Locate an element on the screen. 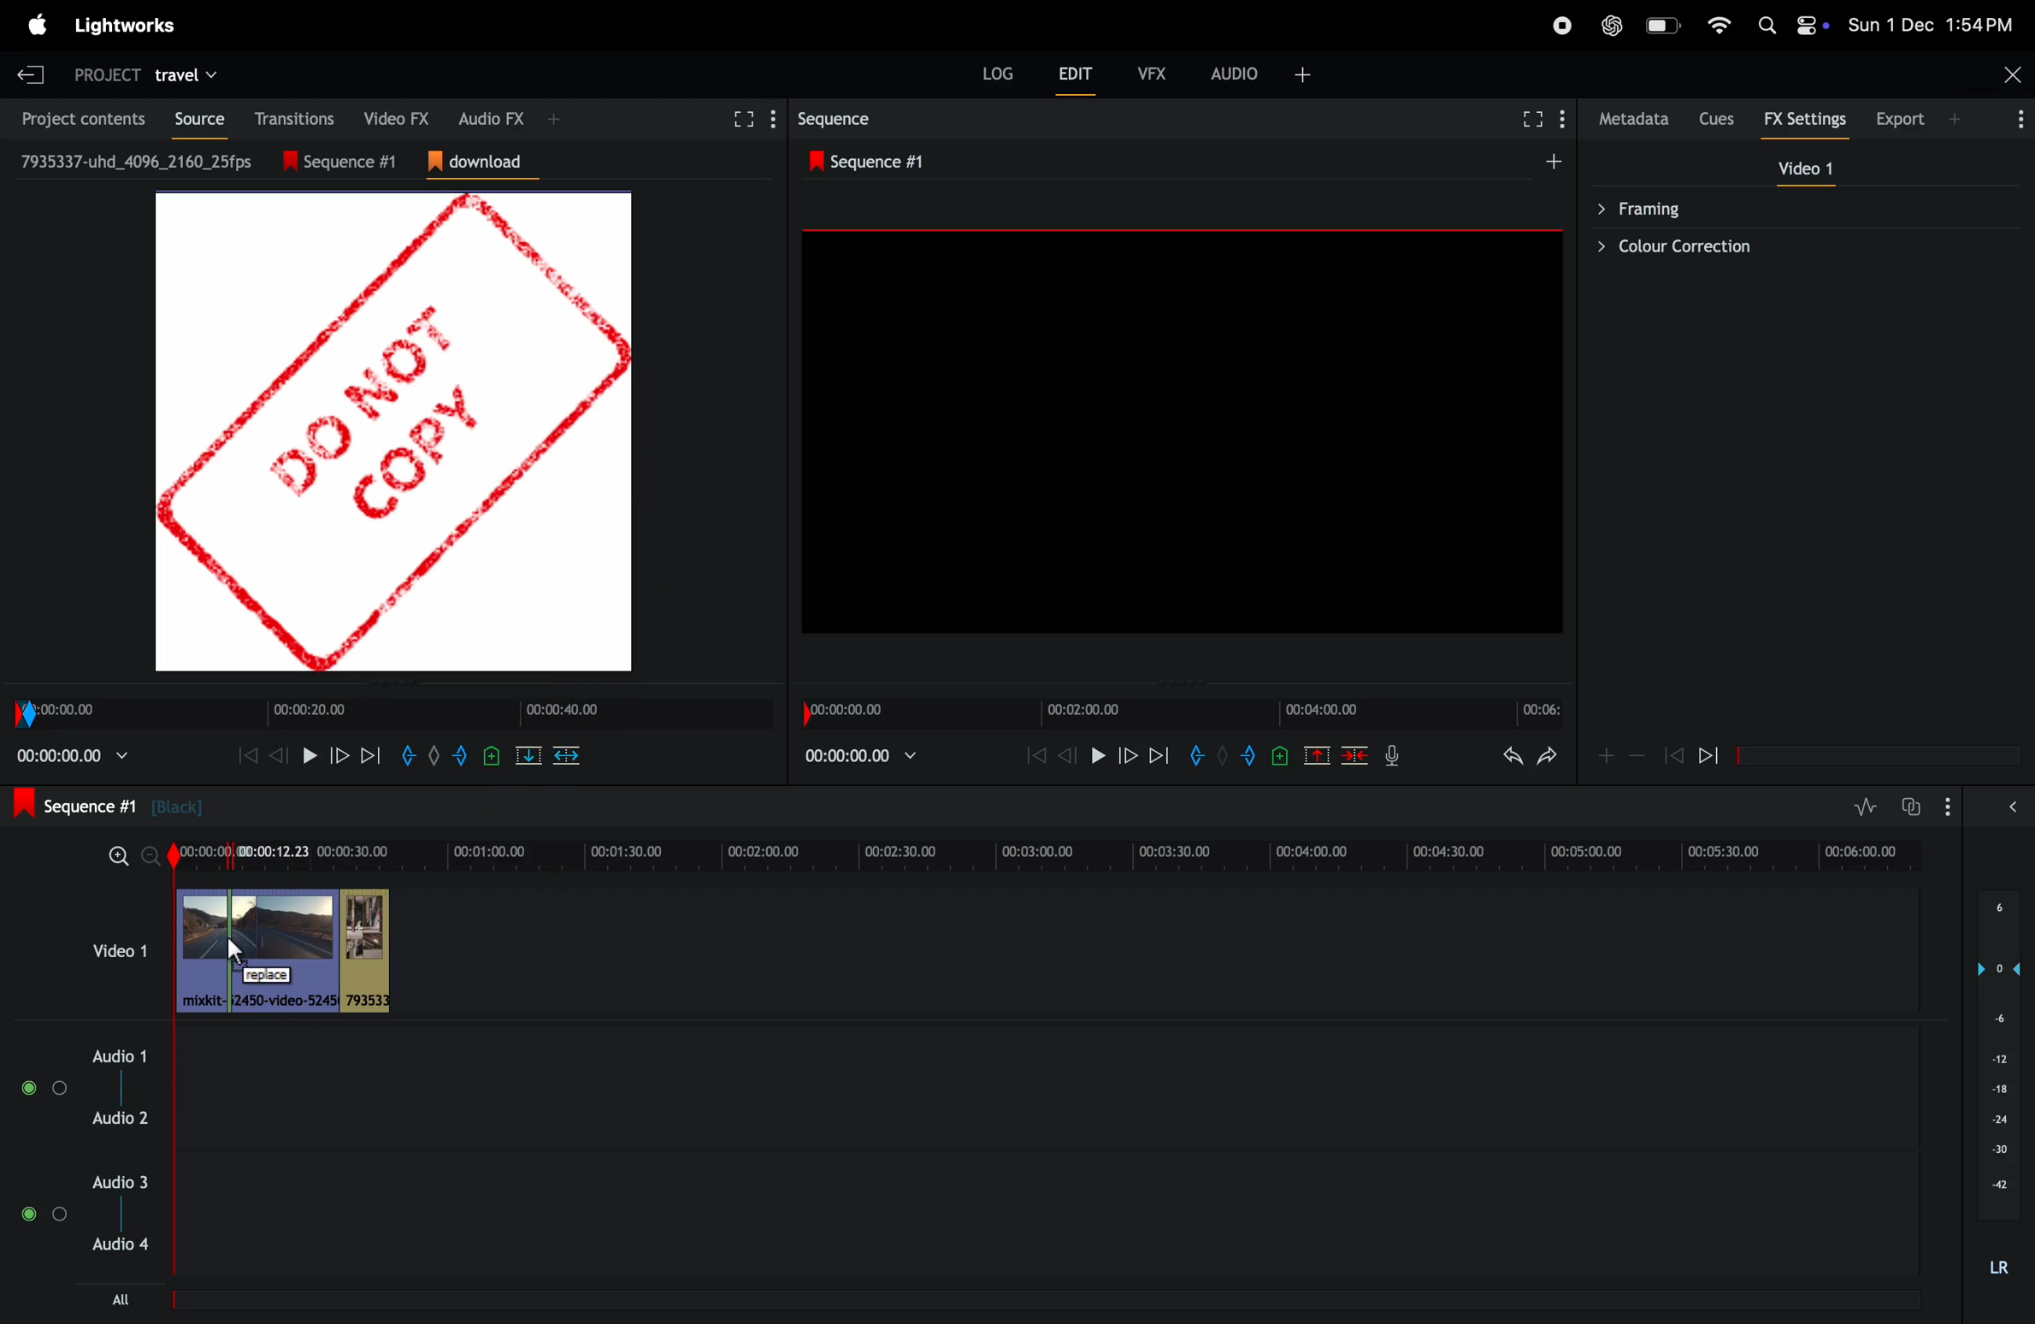 The image size is (2035, 1324). add cue to current position is located at coordinates (1280, 755).